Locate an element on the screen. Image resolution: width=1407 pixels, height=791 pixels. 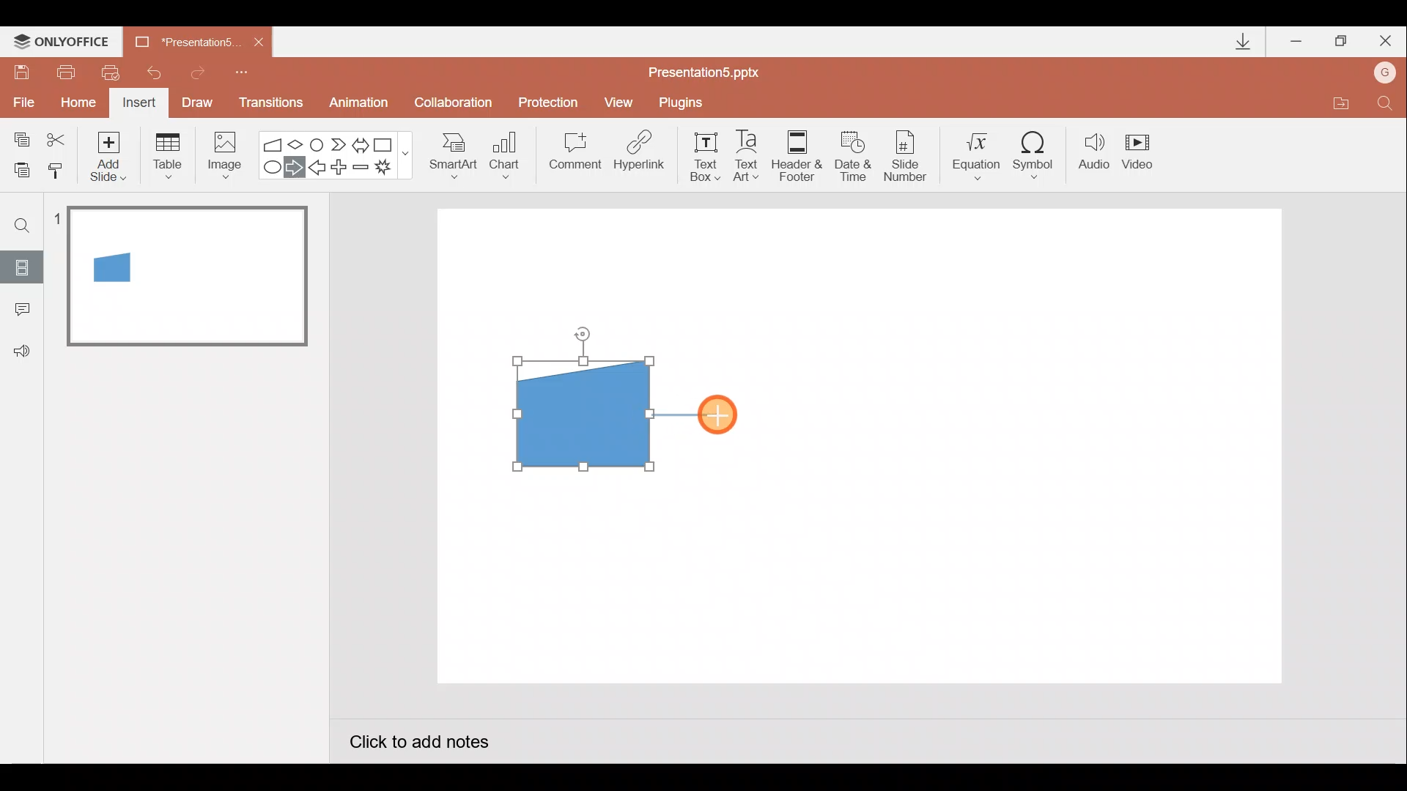
Account name is located at coordinates (1386, 74).